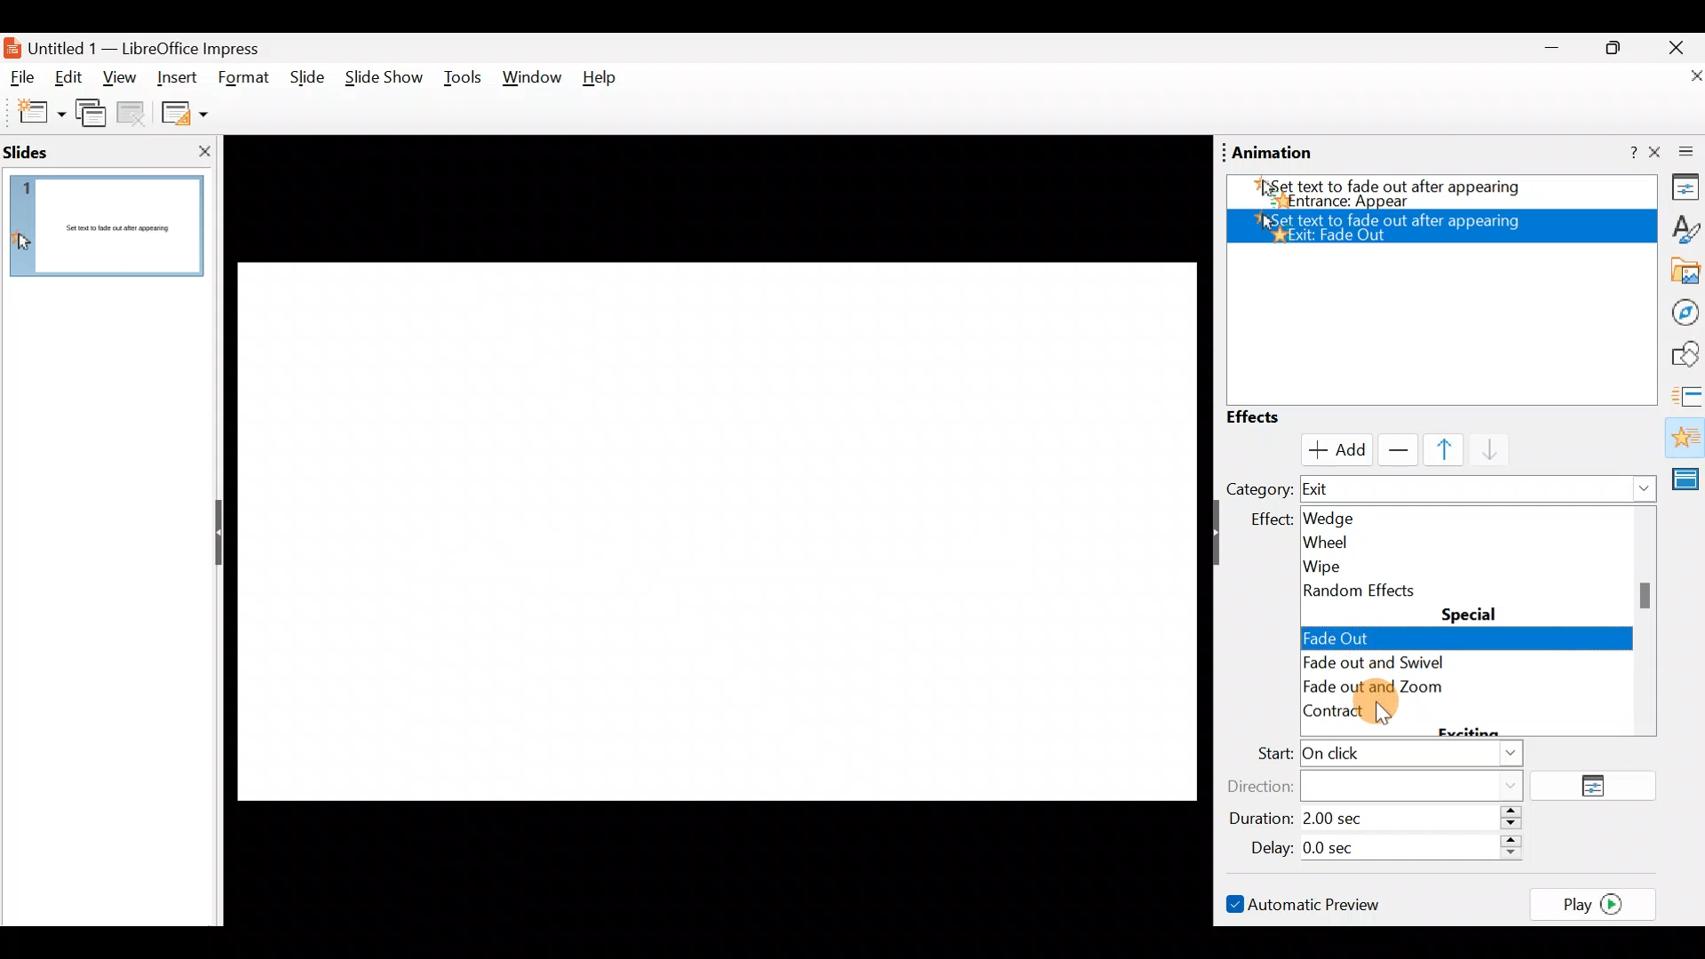 The width and height of the screenshot is (1705, 959). Describe the element at coordinates (94, 116) in the screenshot. I see `Duplicate slide` at that location.